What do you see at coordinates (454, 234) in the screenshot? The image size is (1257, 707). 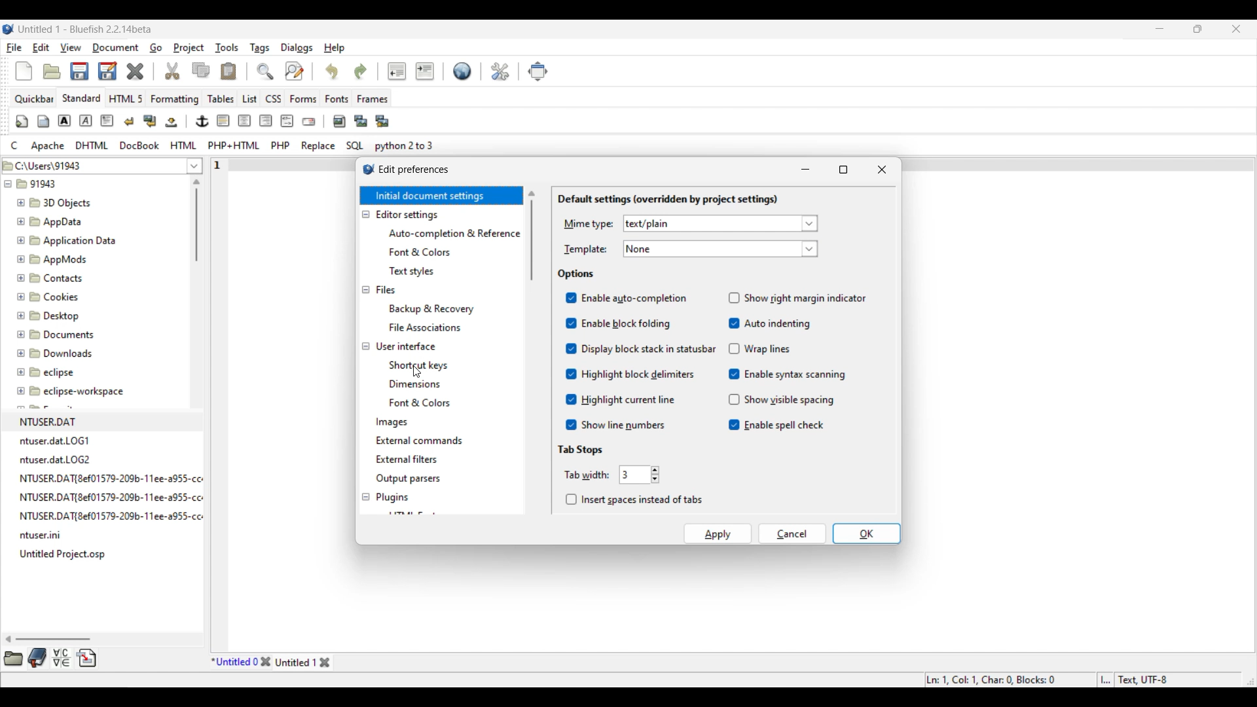 I see `Auto-completion & Reference` at bounding box center [454, 234].